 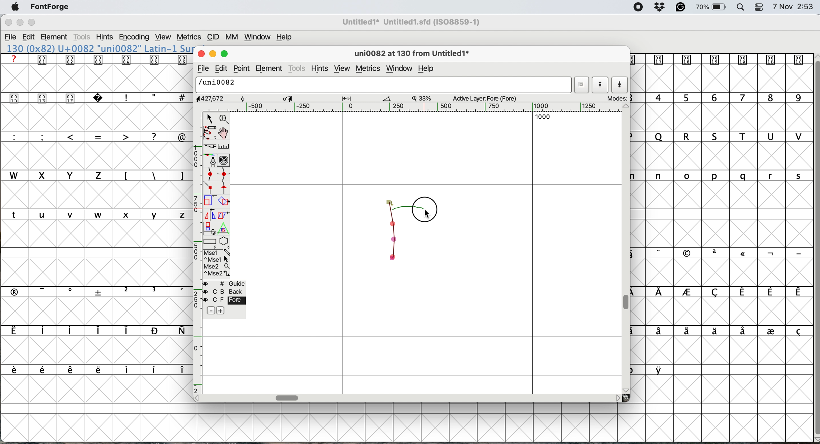 I want to click on special characters, so click(x=93, y=292).